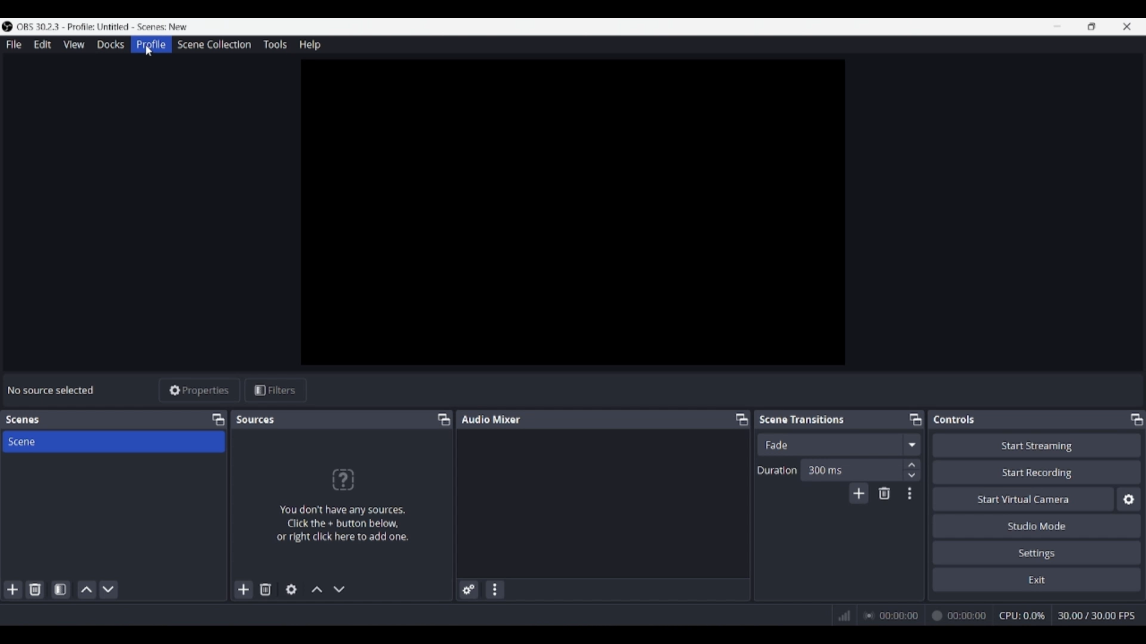  I want to click on Move source down, so click(339, 589).